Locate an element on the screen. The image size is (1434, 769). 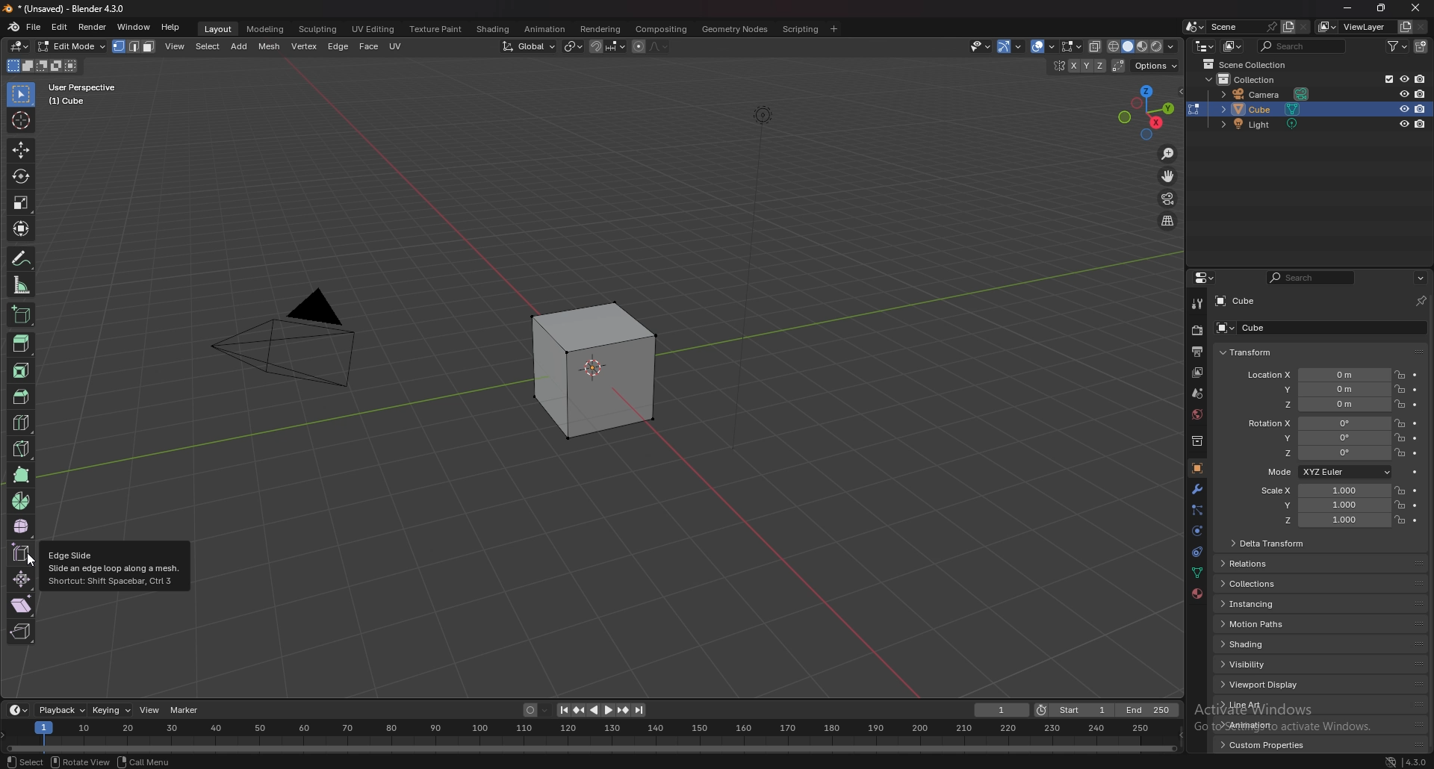
hide in viewport is located at coordinates (1402, 124).